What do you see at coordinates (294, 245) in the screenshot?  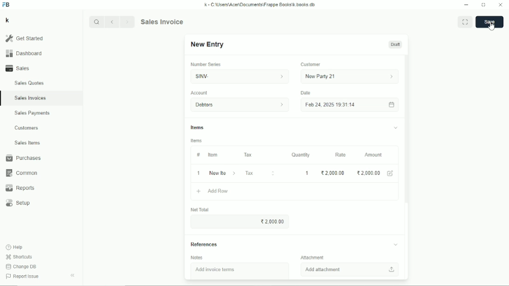 I see `References` at bounding box center [294, 245].